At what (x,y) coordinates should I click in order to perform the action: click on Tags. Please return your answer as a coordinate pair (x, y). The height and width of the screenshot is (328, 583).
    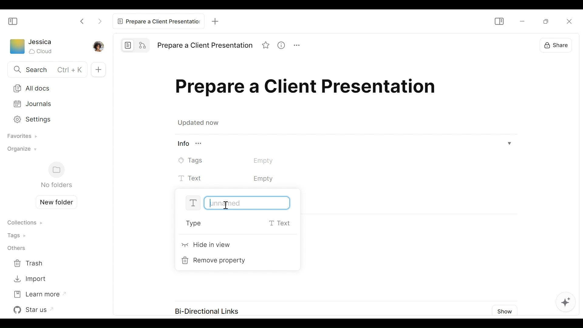
    Looking at the image, I should click on (234, 160).